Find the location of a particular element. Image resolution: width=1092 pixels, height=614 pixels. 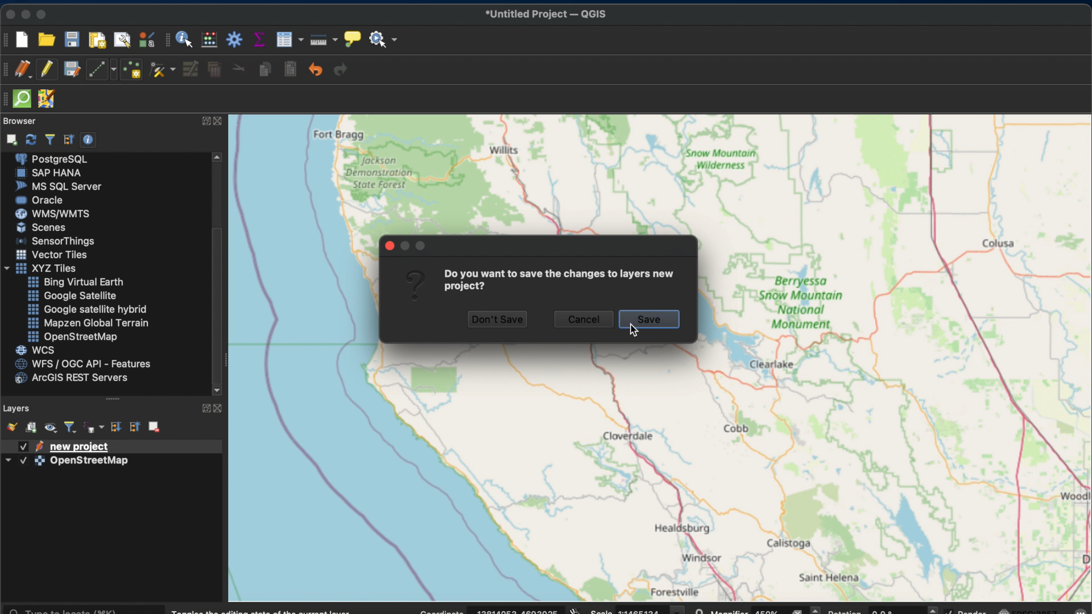

style manager is located at coordinates (145, 39).